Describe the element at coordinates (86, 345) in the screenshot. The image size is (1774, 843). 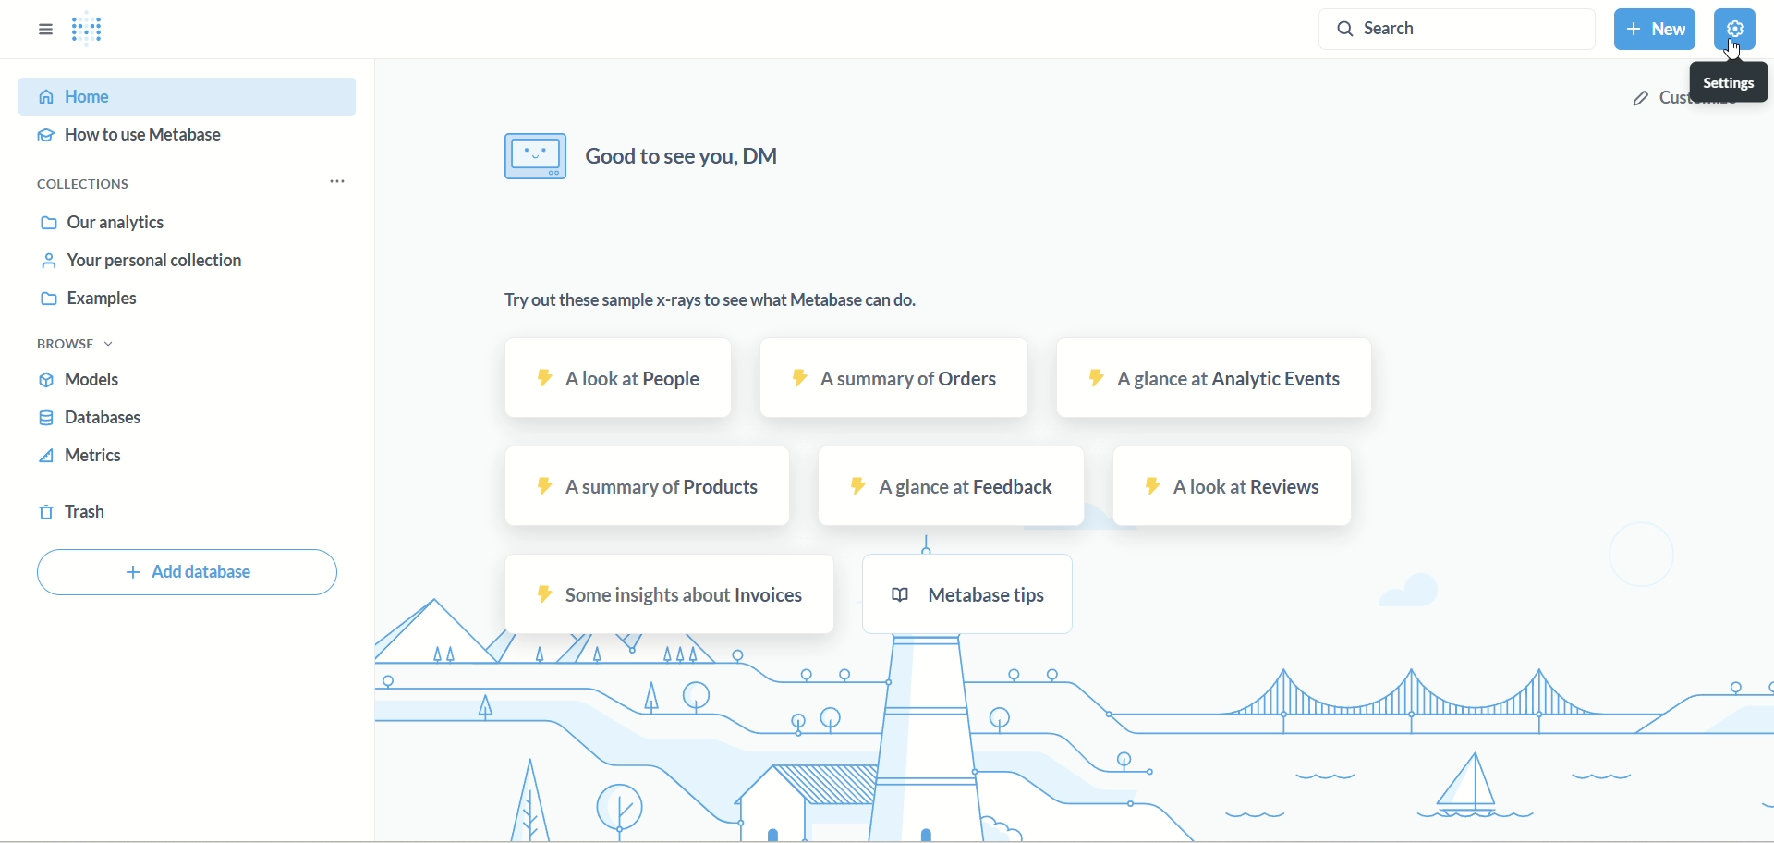
I see `browse` at that location.